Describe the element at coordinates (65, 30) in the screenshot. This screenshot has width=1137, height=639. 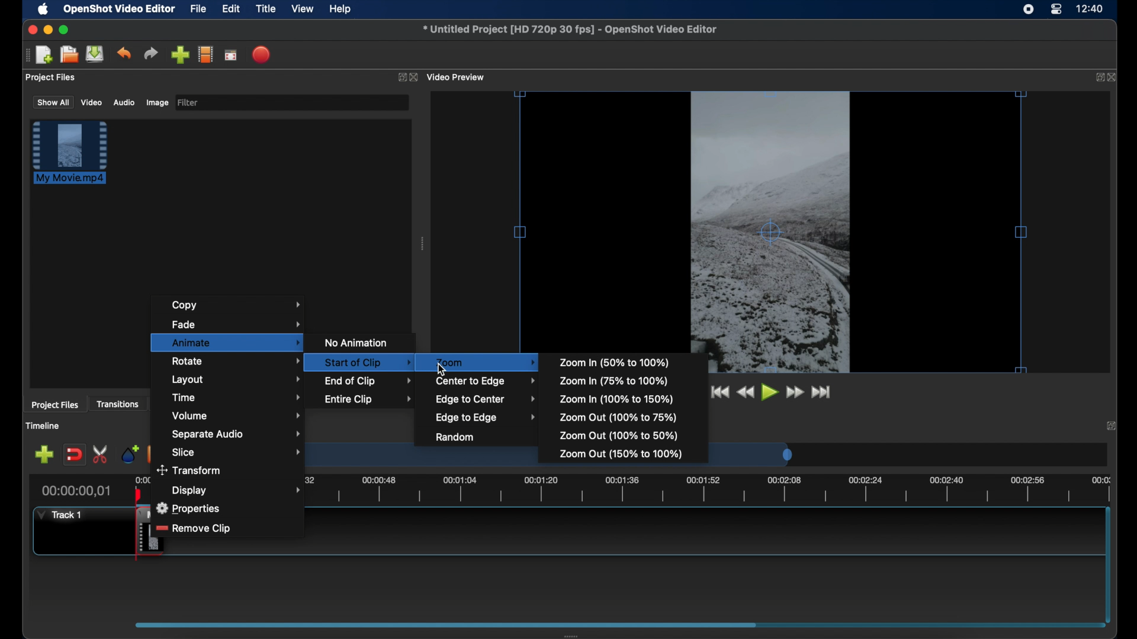
I see `maximize` at that location.